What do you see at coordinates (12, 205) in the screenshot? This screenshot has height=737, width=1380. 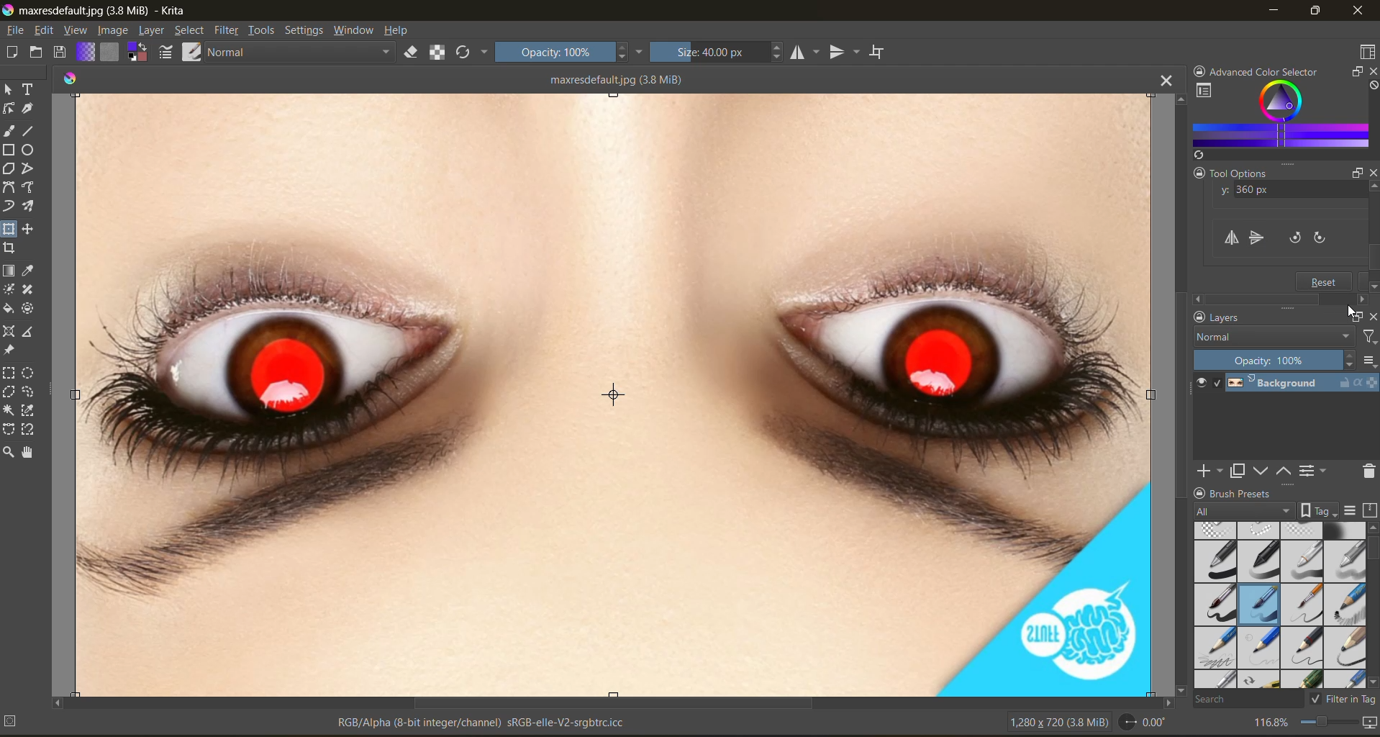 I see `tool` at bounding box center [12, 205].